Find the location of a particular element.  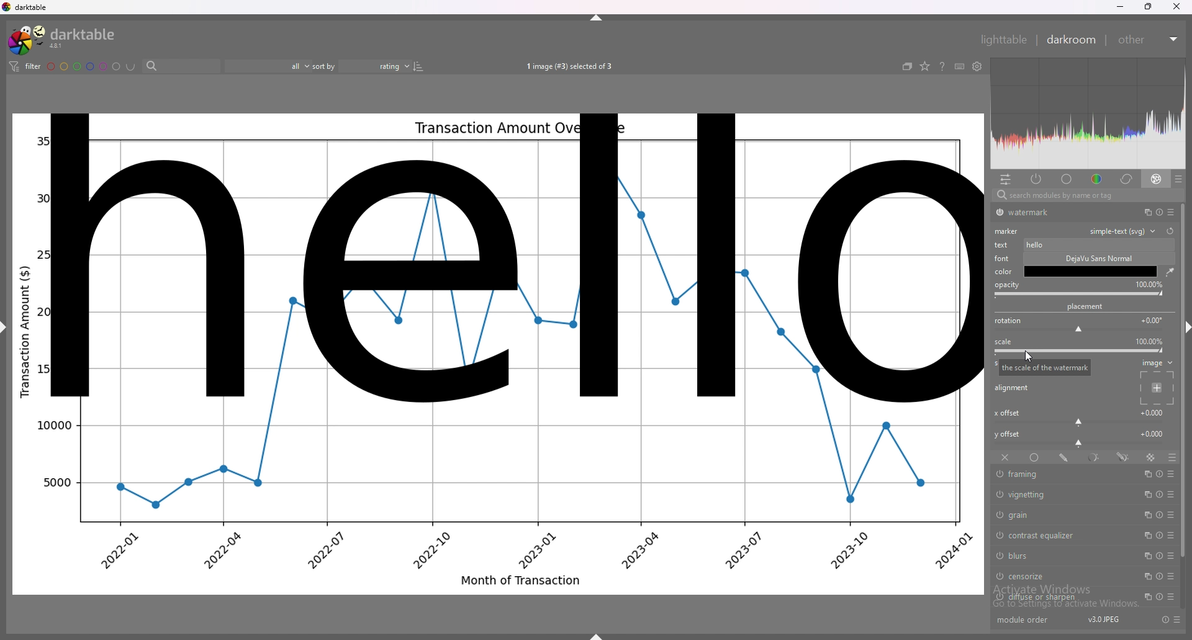

presets is located at coordinates (1172, 577).